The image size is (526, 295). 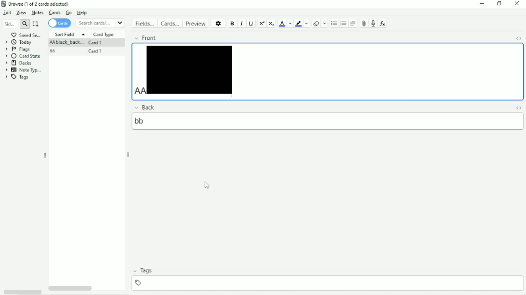 I want to click on Sort Field, so click(x=70, y=34).